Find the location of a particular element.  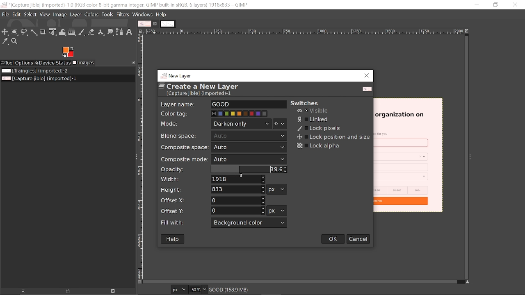

Current window is located at coordinates (124, 5).